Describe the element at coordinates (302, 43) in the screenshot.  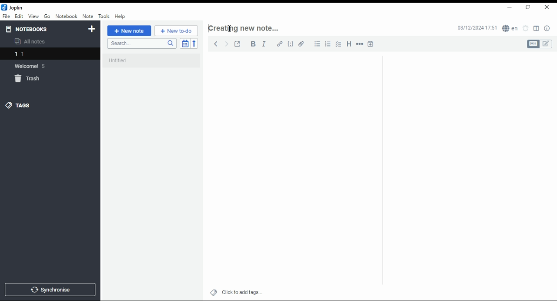
I see `attach file` at that location.